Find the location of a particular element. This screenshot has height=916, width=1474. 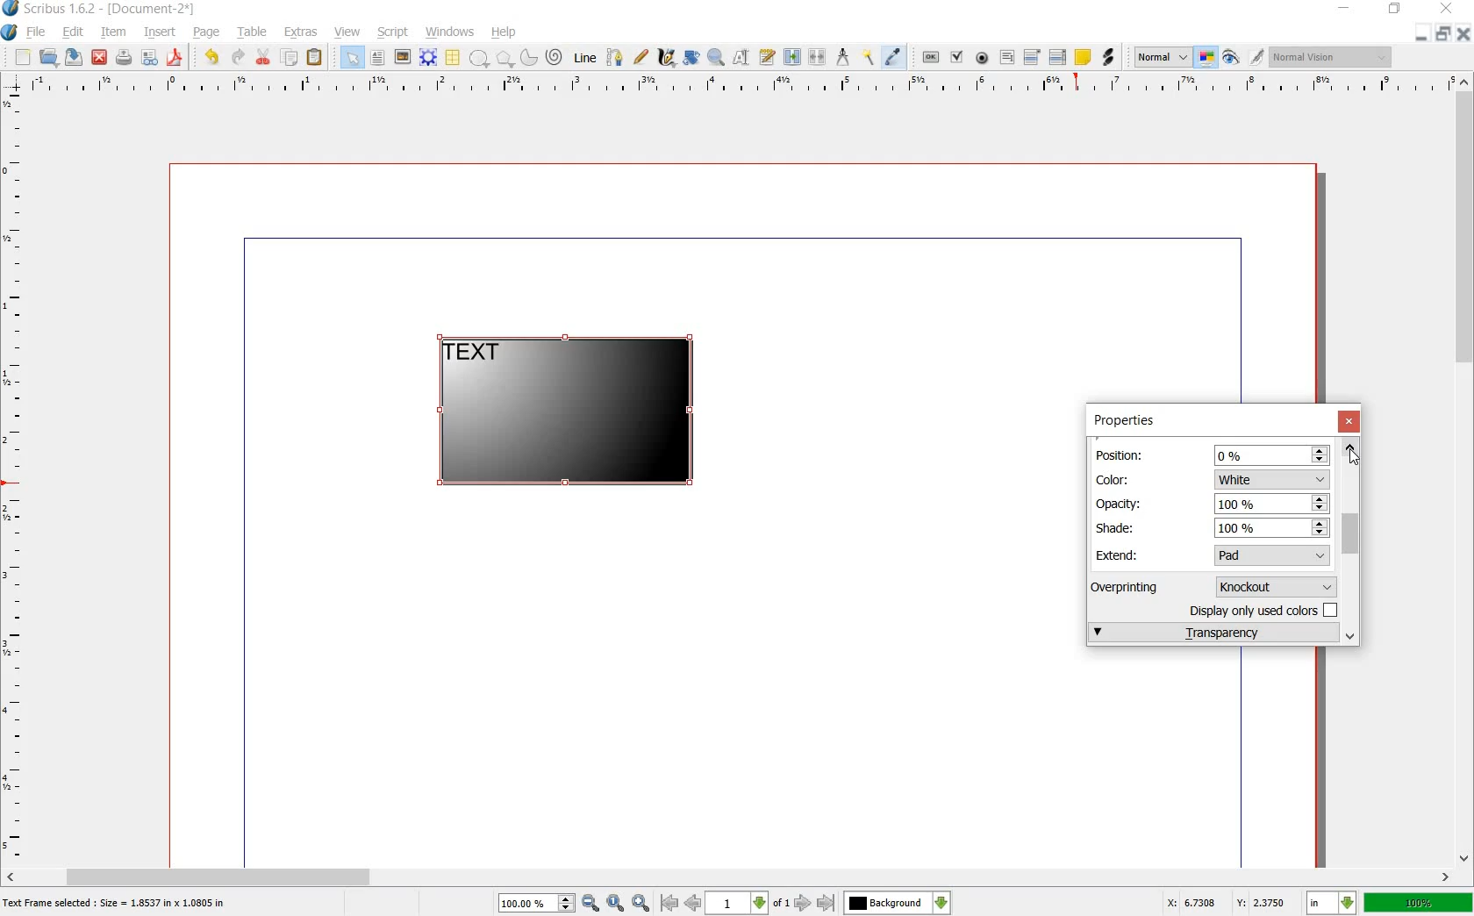

close is located at coordinates (1351, 422).